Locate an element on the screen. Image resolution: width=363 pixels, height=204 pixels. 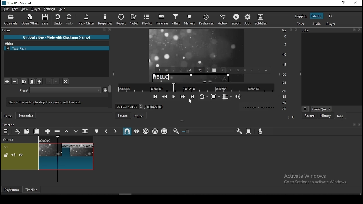
color is located at coordinates (300, 24).